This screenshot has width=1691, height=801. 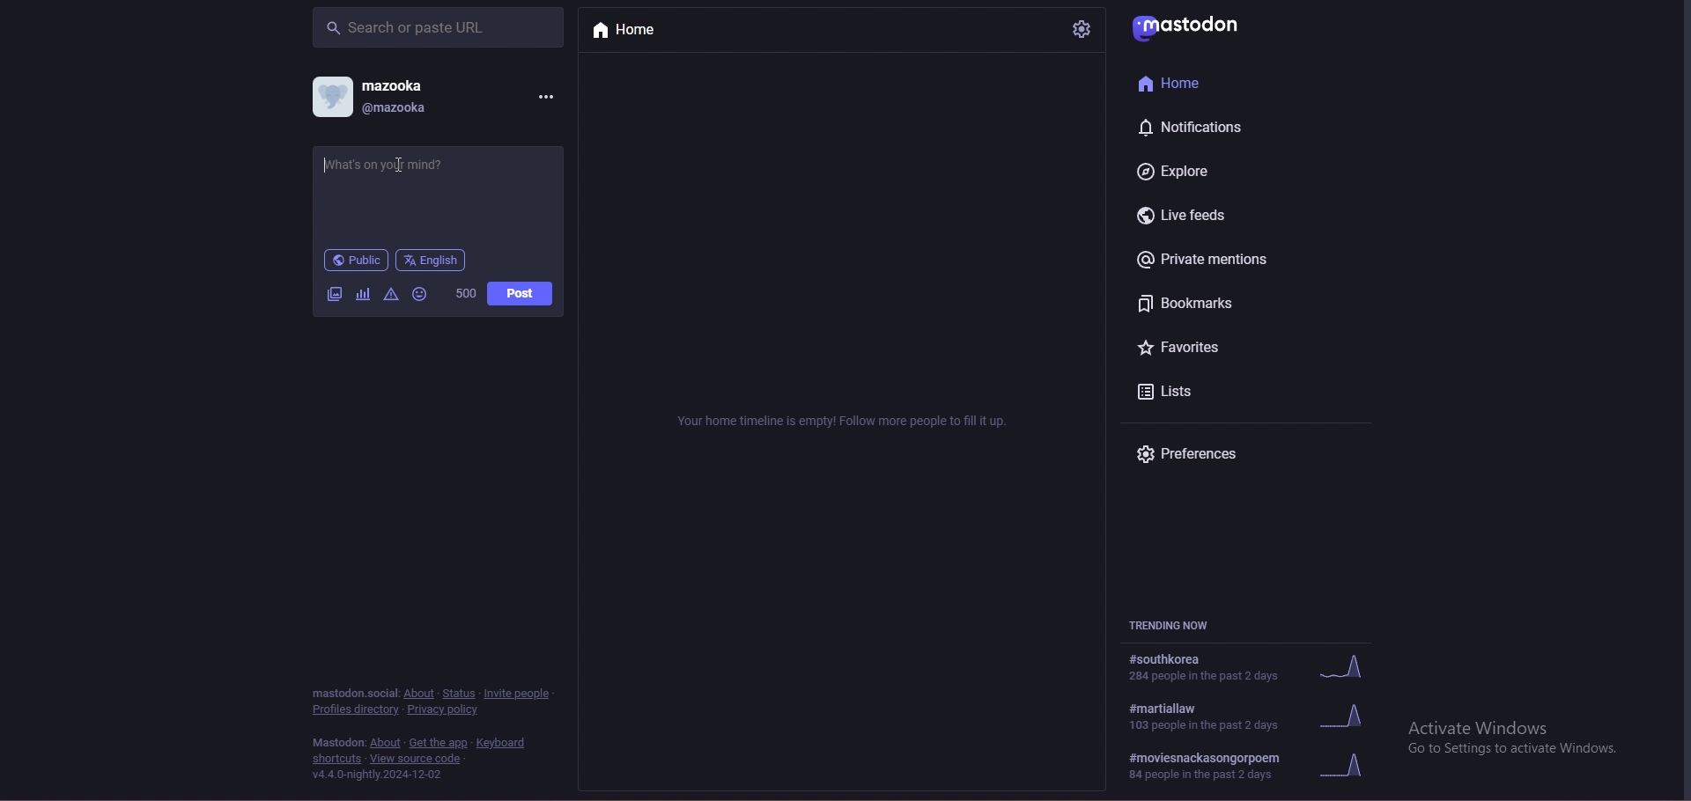 I want to click on mastodon, so click(x=1193, y=27).